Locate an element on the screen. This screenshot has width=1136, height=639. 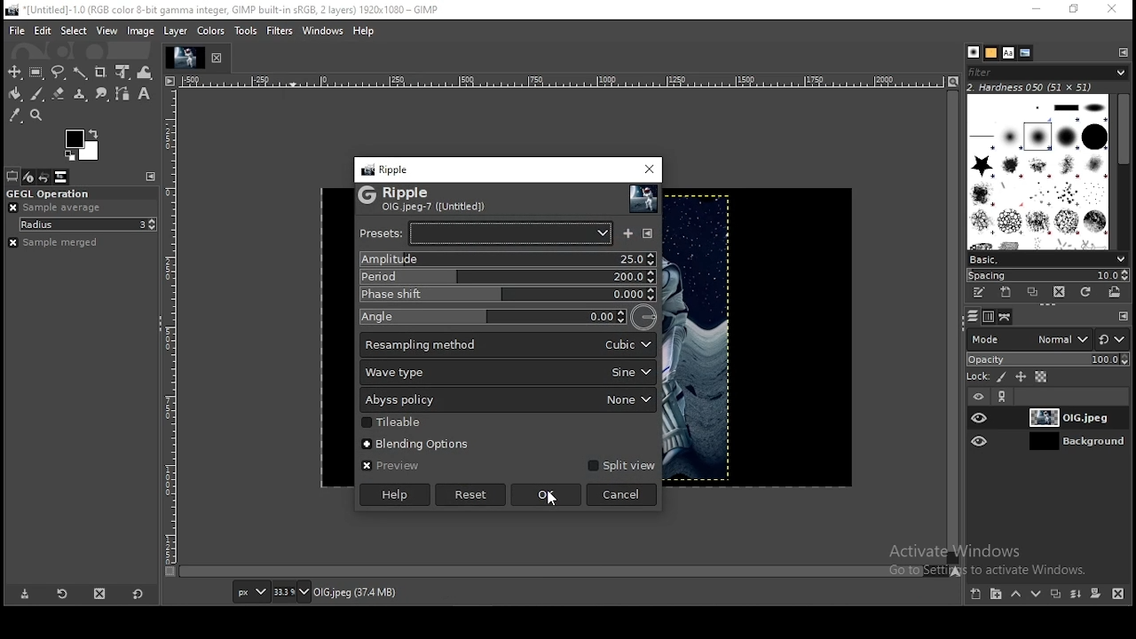
scroll bar is located at coordinates (563, 572).